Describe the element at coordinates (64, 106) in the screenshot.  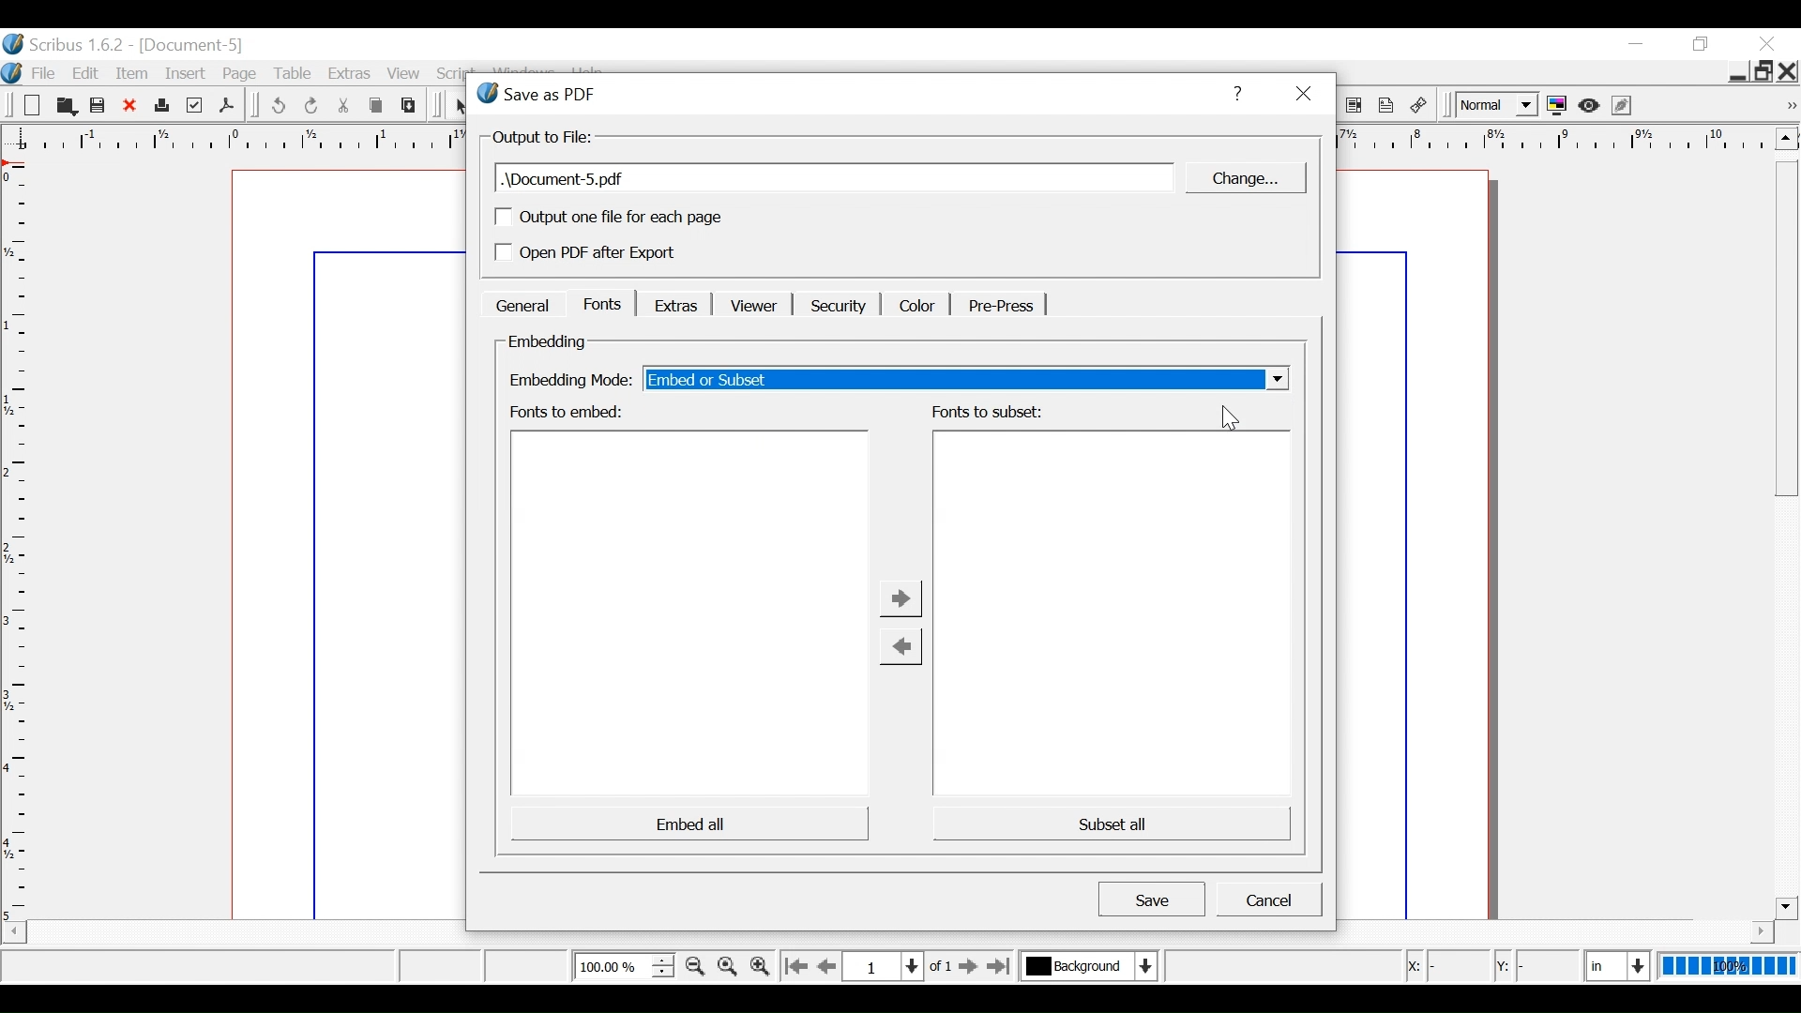
I see `Open` at that location.